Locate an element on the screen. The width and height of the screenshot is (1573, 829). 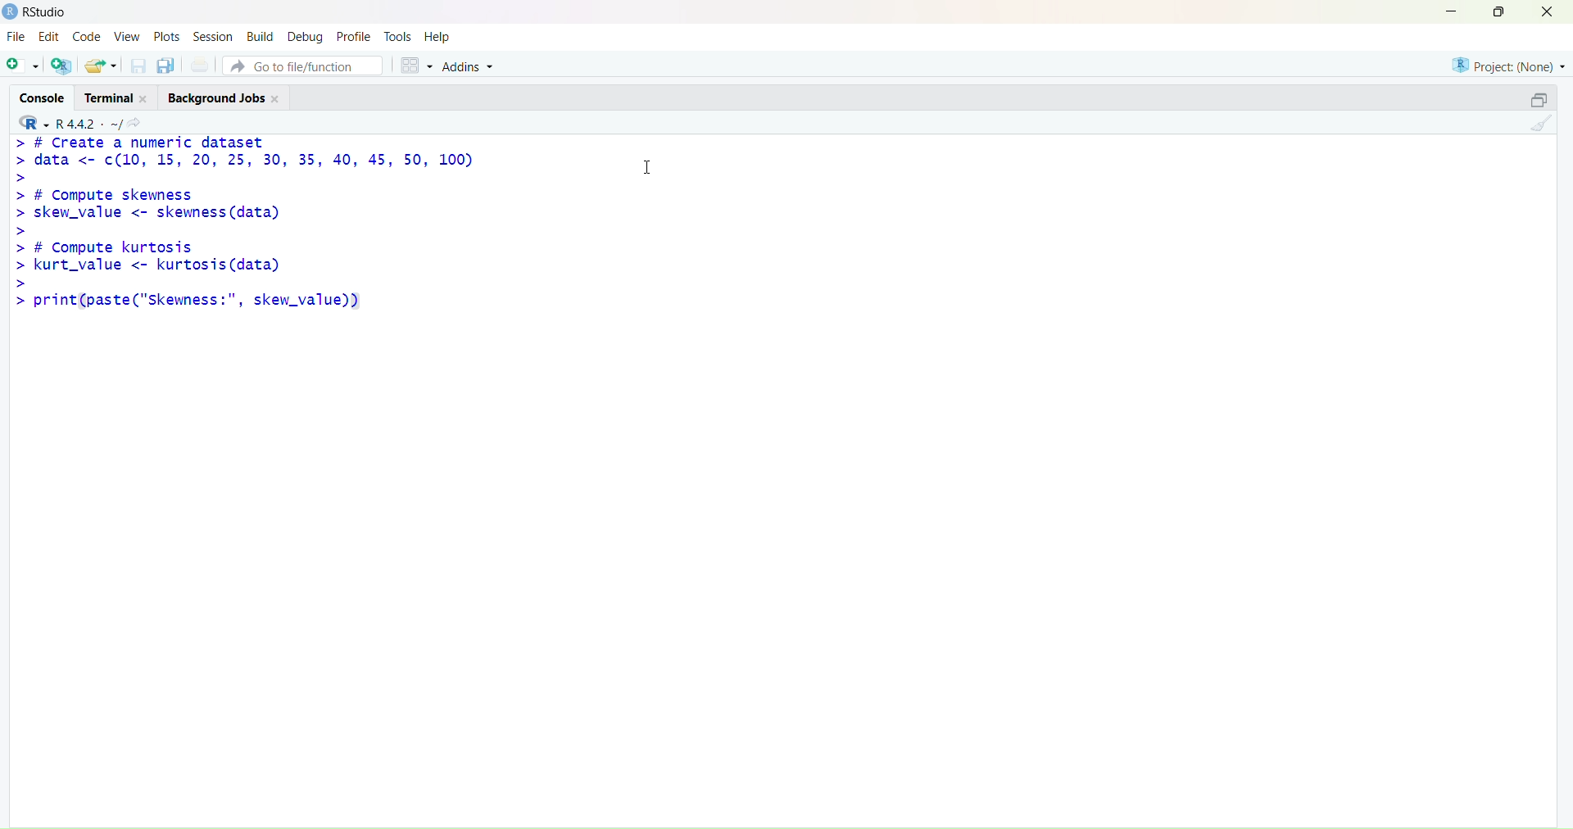
Create a project is located at coordinates (61, 66).